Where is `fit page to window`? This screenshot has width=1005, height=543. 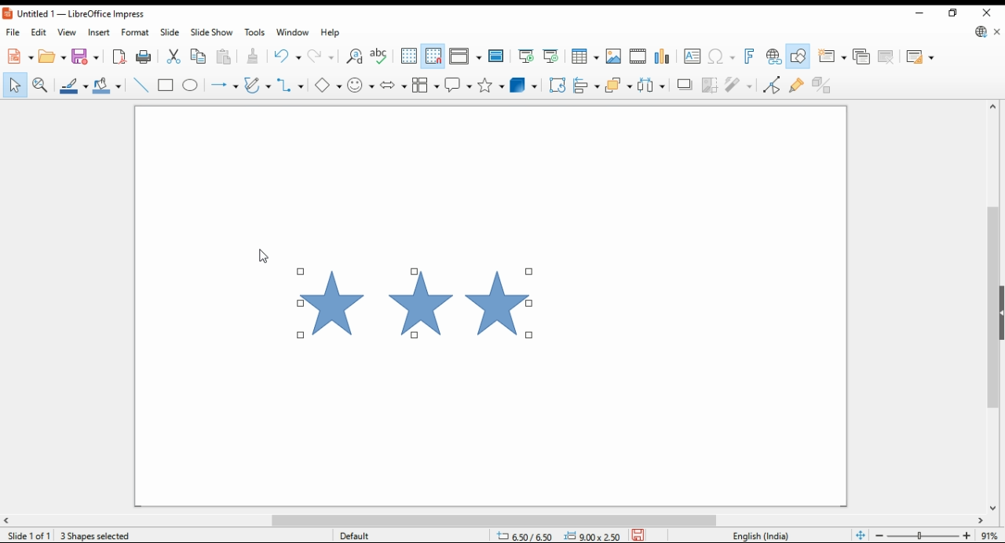 fit page to window is located at coordinates (861, 534).